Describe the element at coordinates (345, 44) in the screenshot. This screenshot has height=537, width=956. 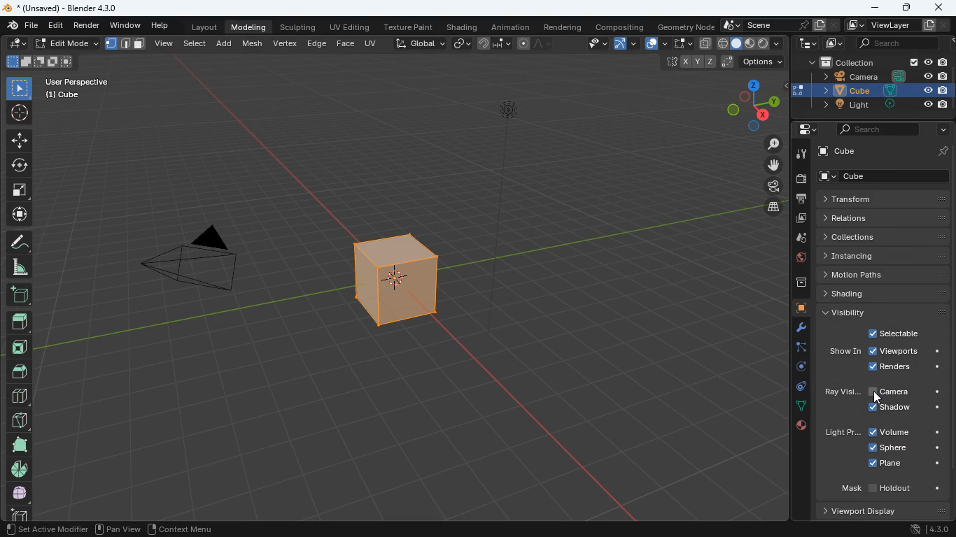
I see `face` at that location.